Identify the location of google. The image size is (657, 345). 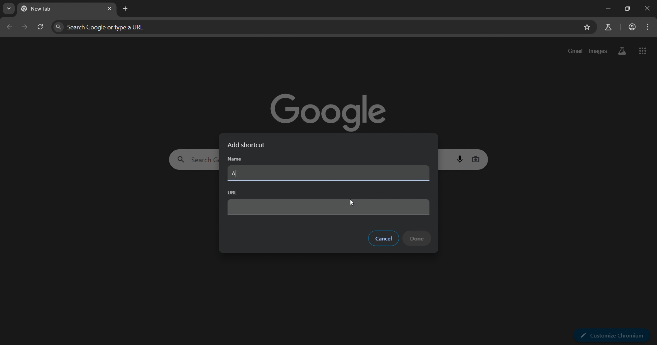
(331, 108).